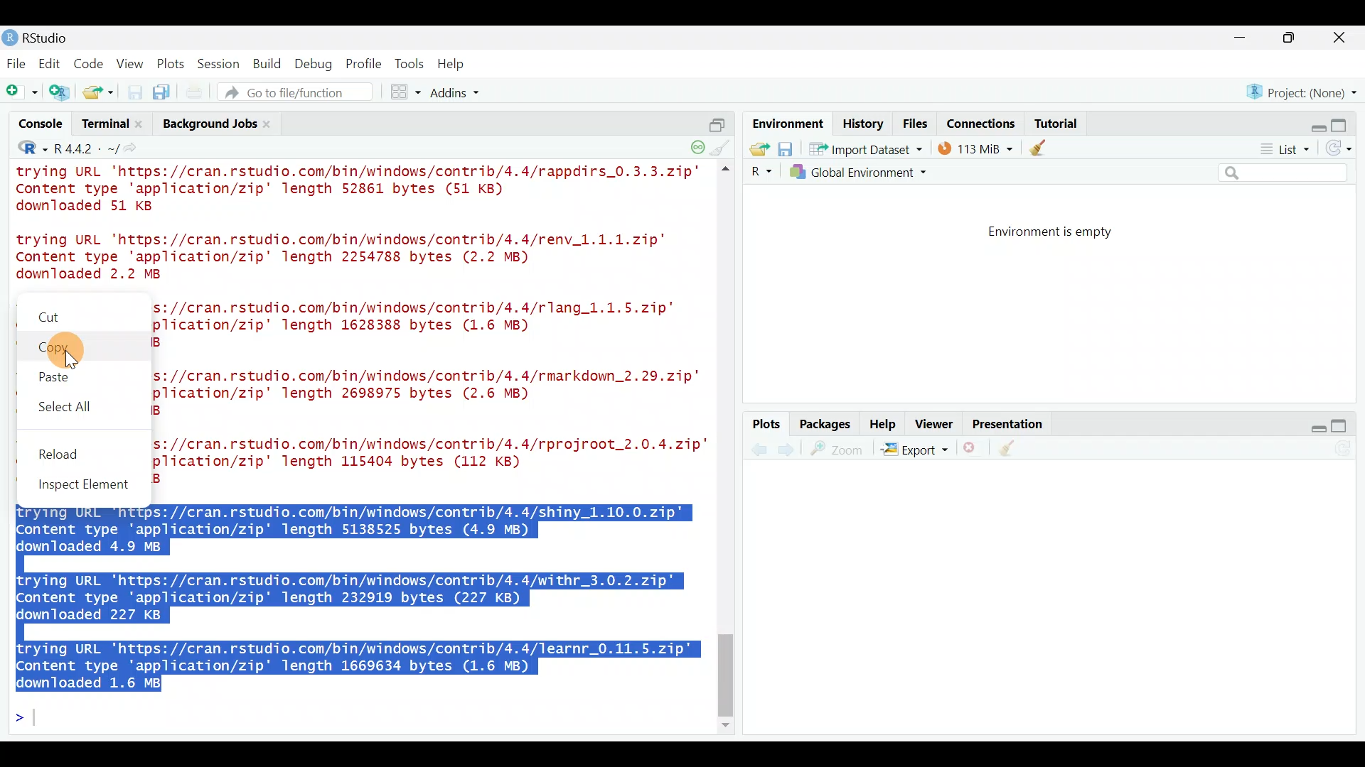  What do you see at coordinates (353, 598) in the screenshot?
I see `trying URL 'https://cran.rstudio.com/bin/windows/contrib/4.4/withr_3.0.2.zip"
Content type 'application/zip' length 232919 bytes (227 KB)
downloaded 227 KB` at bounding box center [353, 598].